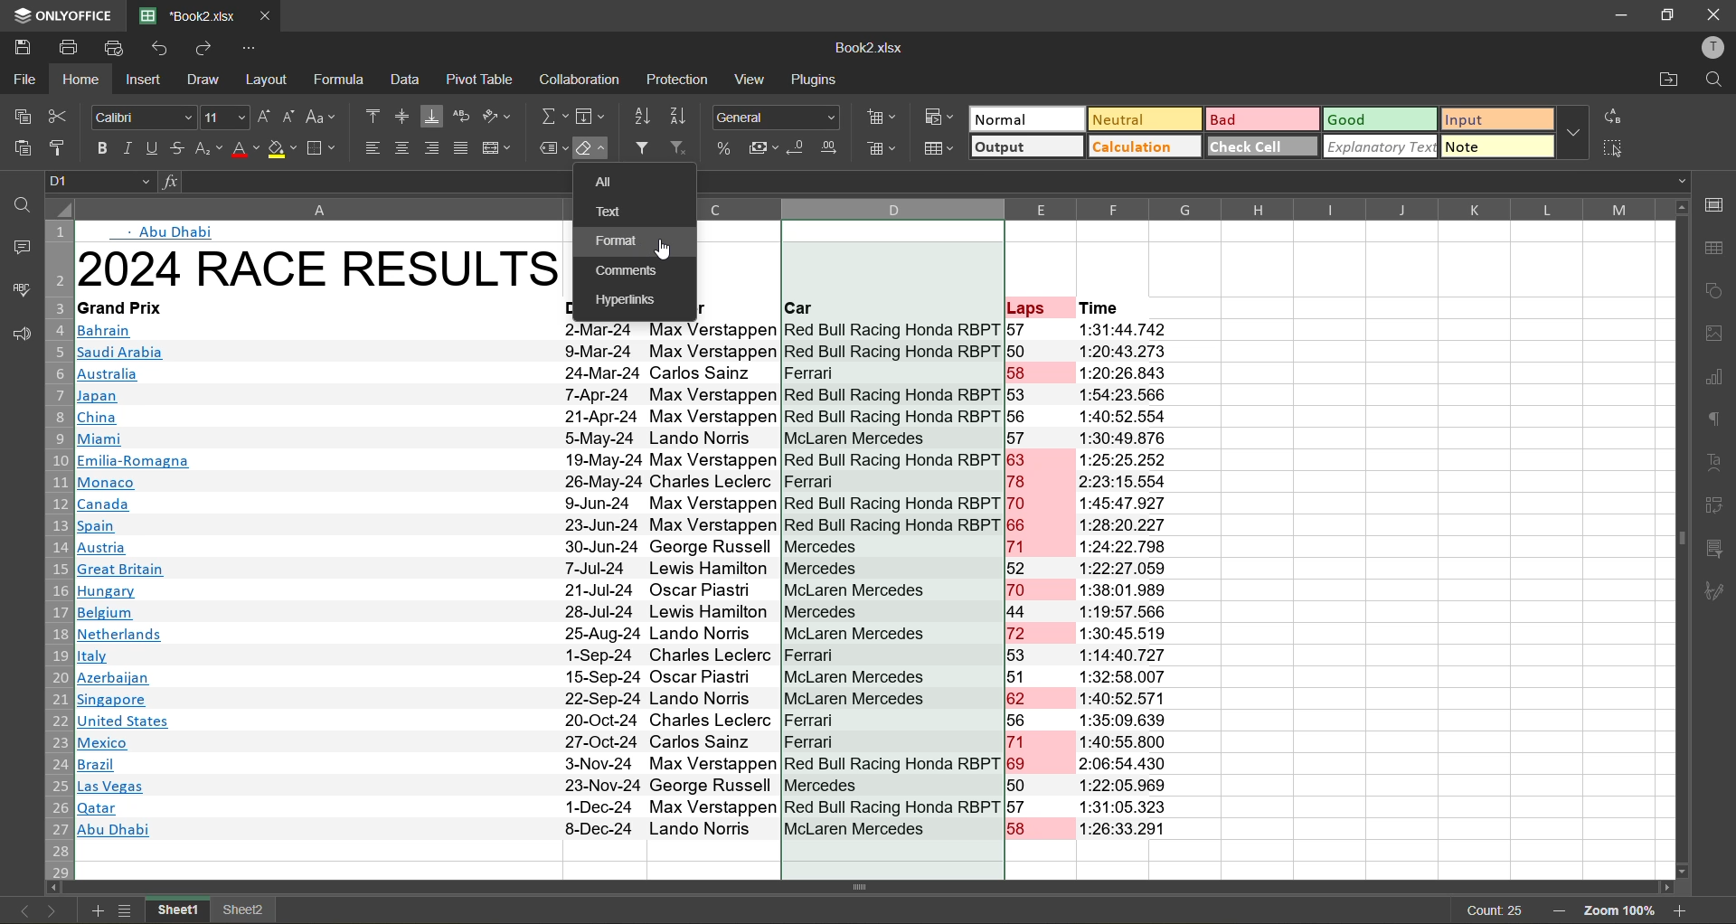 The width and height of the screenshot is (1736, 924). What do you see at coordinates (22, 202) in the screenshot?
I see `find` at bounding box center [22, 202].